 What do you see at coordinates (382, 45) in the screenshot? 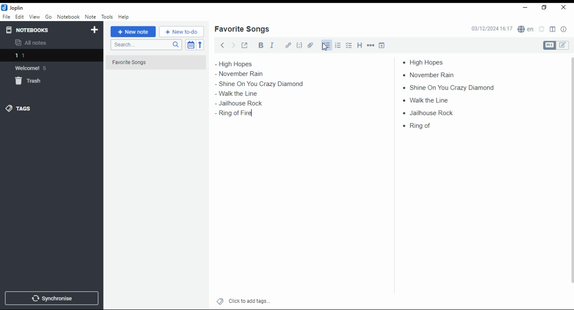
I see `insert time` at bounding box center [382, 45].